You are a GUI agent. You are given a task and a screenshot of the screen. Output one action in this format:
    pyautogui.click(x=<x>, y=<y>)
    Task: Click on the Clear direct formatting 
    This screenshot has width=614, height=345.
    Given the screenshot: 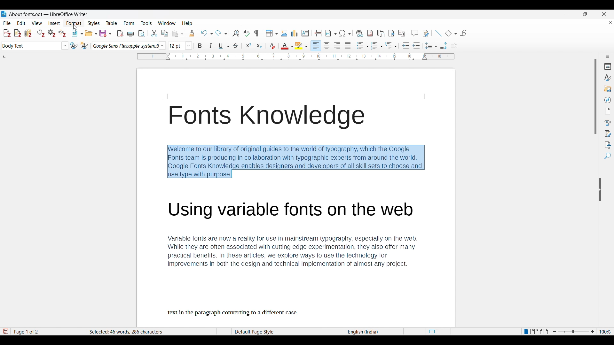 What is the action you would take?
    pyautogui.click(x=272, y=46)
    